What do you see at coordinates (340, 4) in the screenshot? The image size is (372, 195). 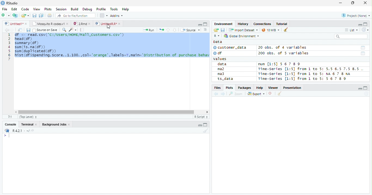 I see `Minimize` at bounding box center [340, 4].